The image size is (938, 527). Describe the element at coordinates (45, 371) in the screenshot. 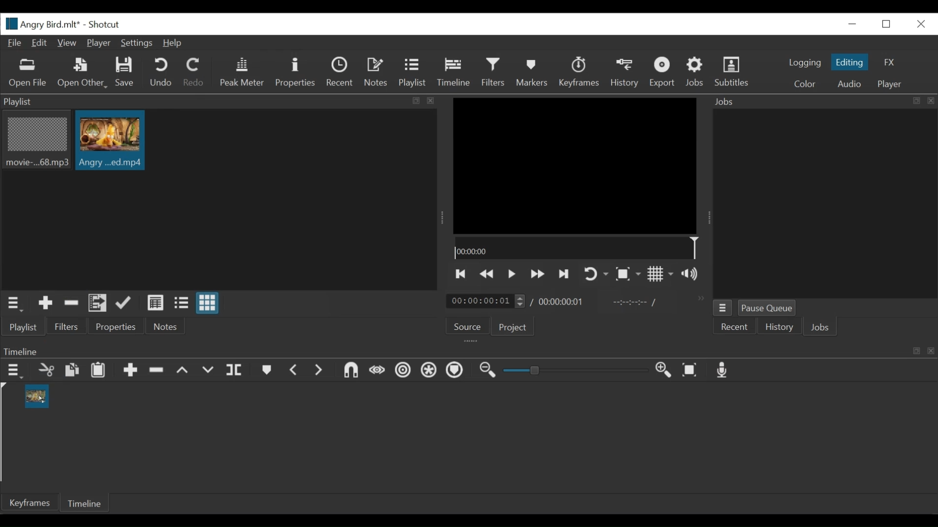

I see `Cut` at that location.